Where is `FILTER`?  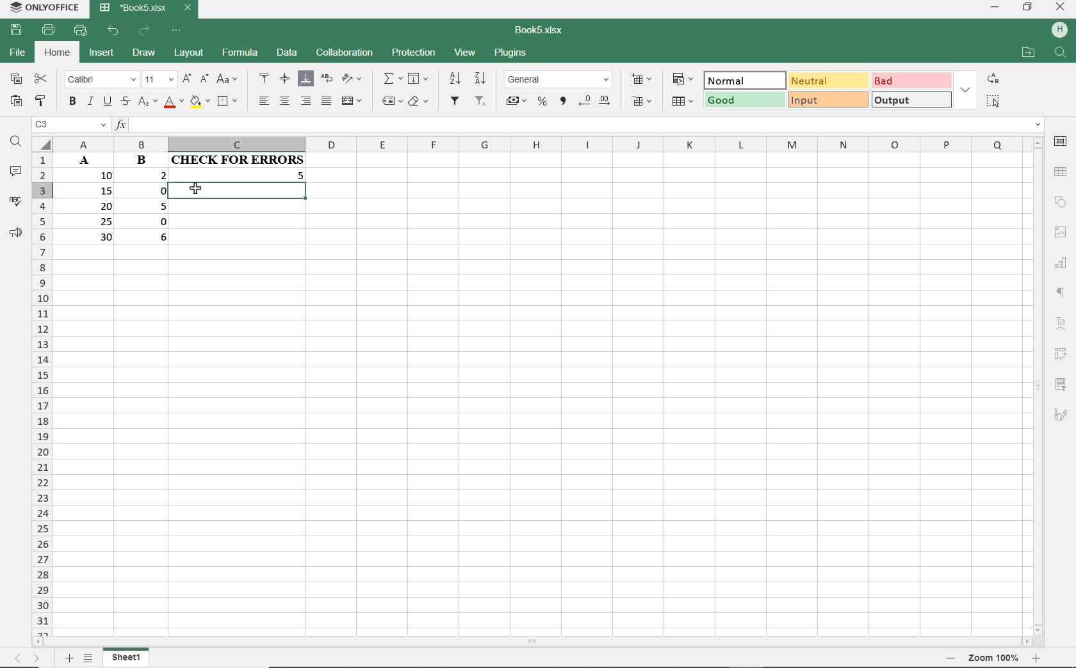
FILTER is located at coordinates (457, 103).